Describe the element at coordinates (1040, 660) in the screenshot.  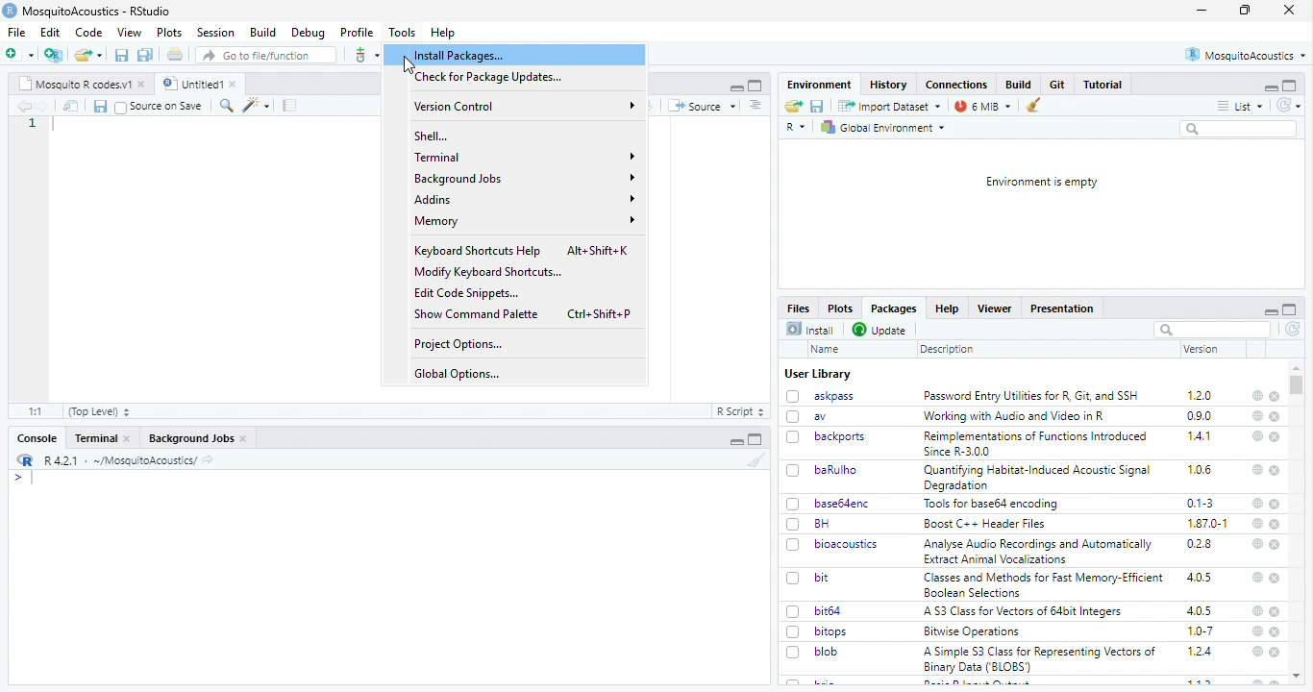
I see `A Simple S3 Class for Representing Vectors of
Binary Data (BLOBS)` at that location.